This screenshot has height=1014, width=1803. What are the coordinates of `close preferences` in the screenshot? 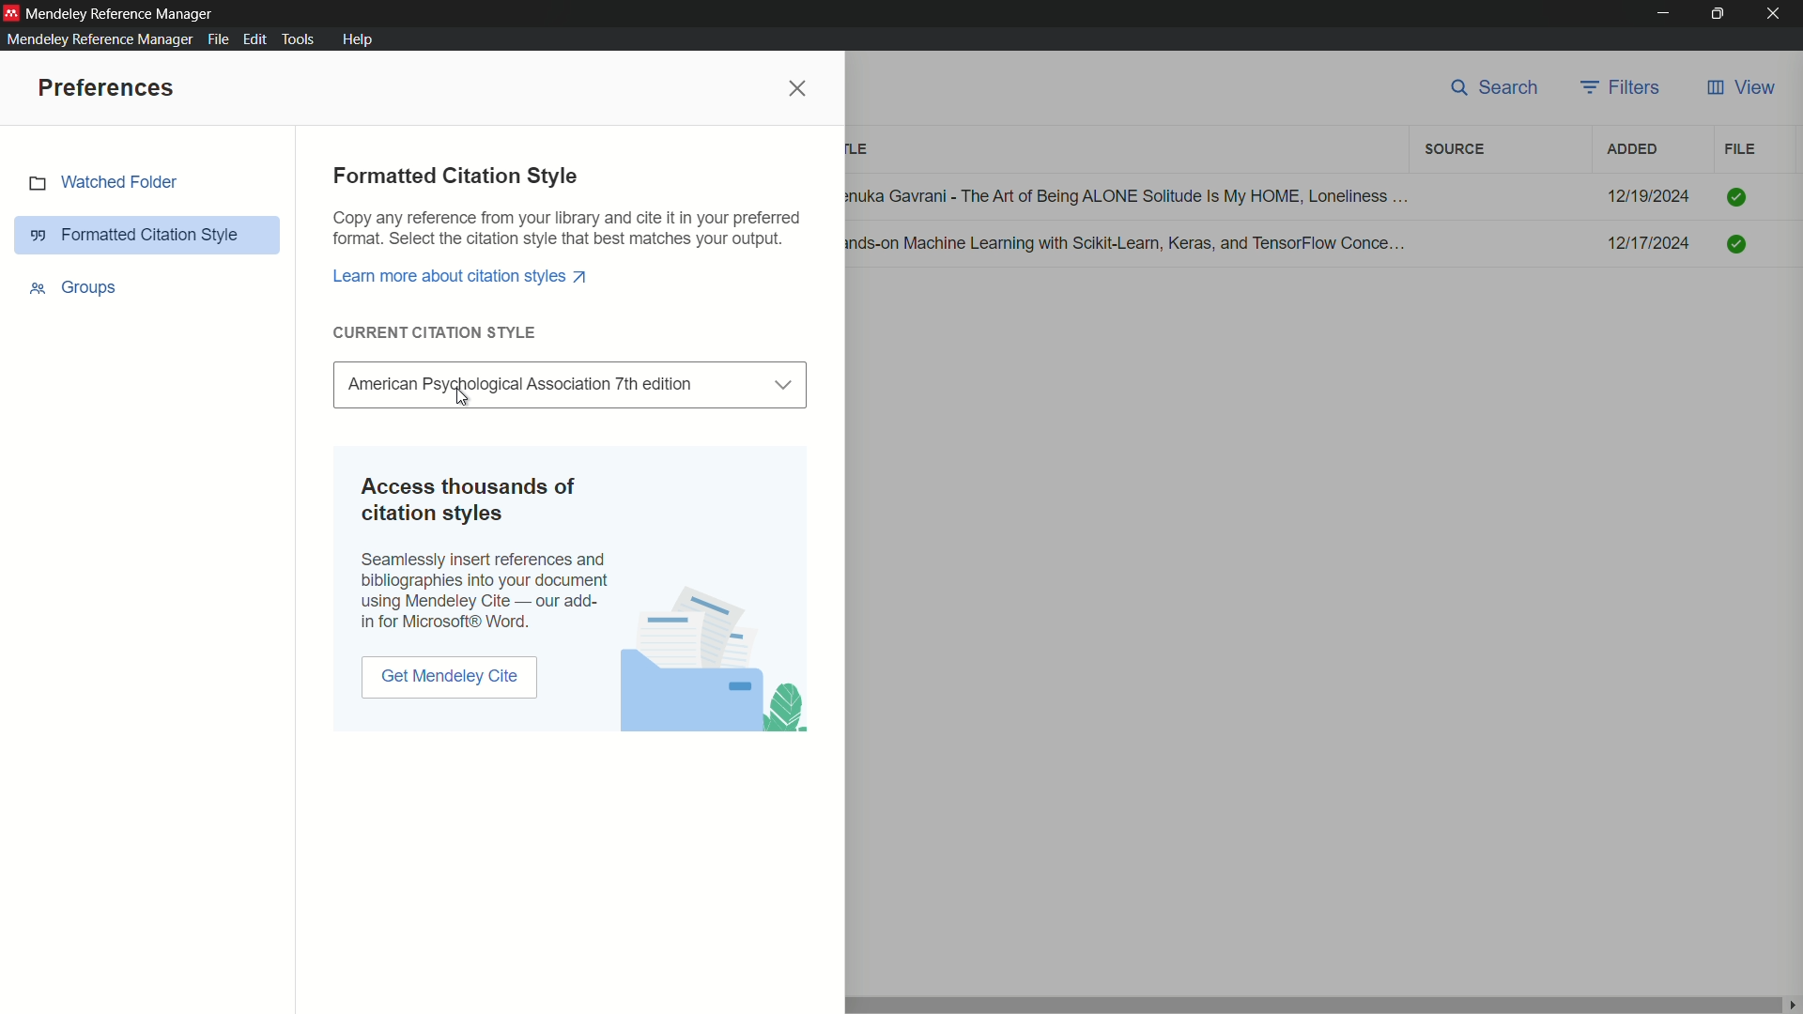 It's located at (799, 89).